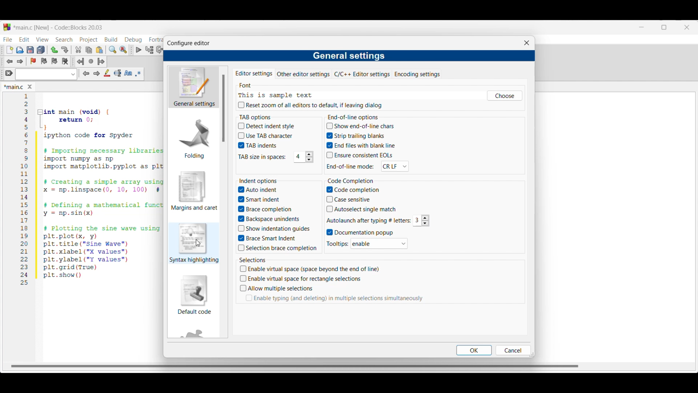 The image size is (698, 393). Describe the element at coordinates (261, 146) in the screenshot. I see `TAB indents` at that location.